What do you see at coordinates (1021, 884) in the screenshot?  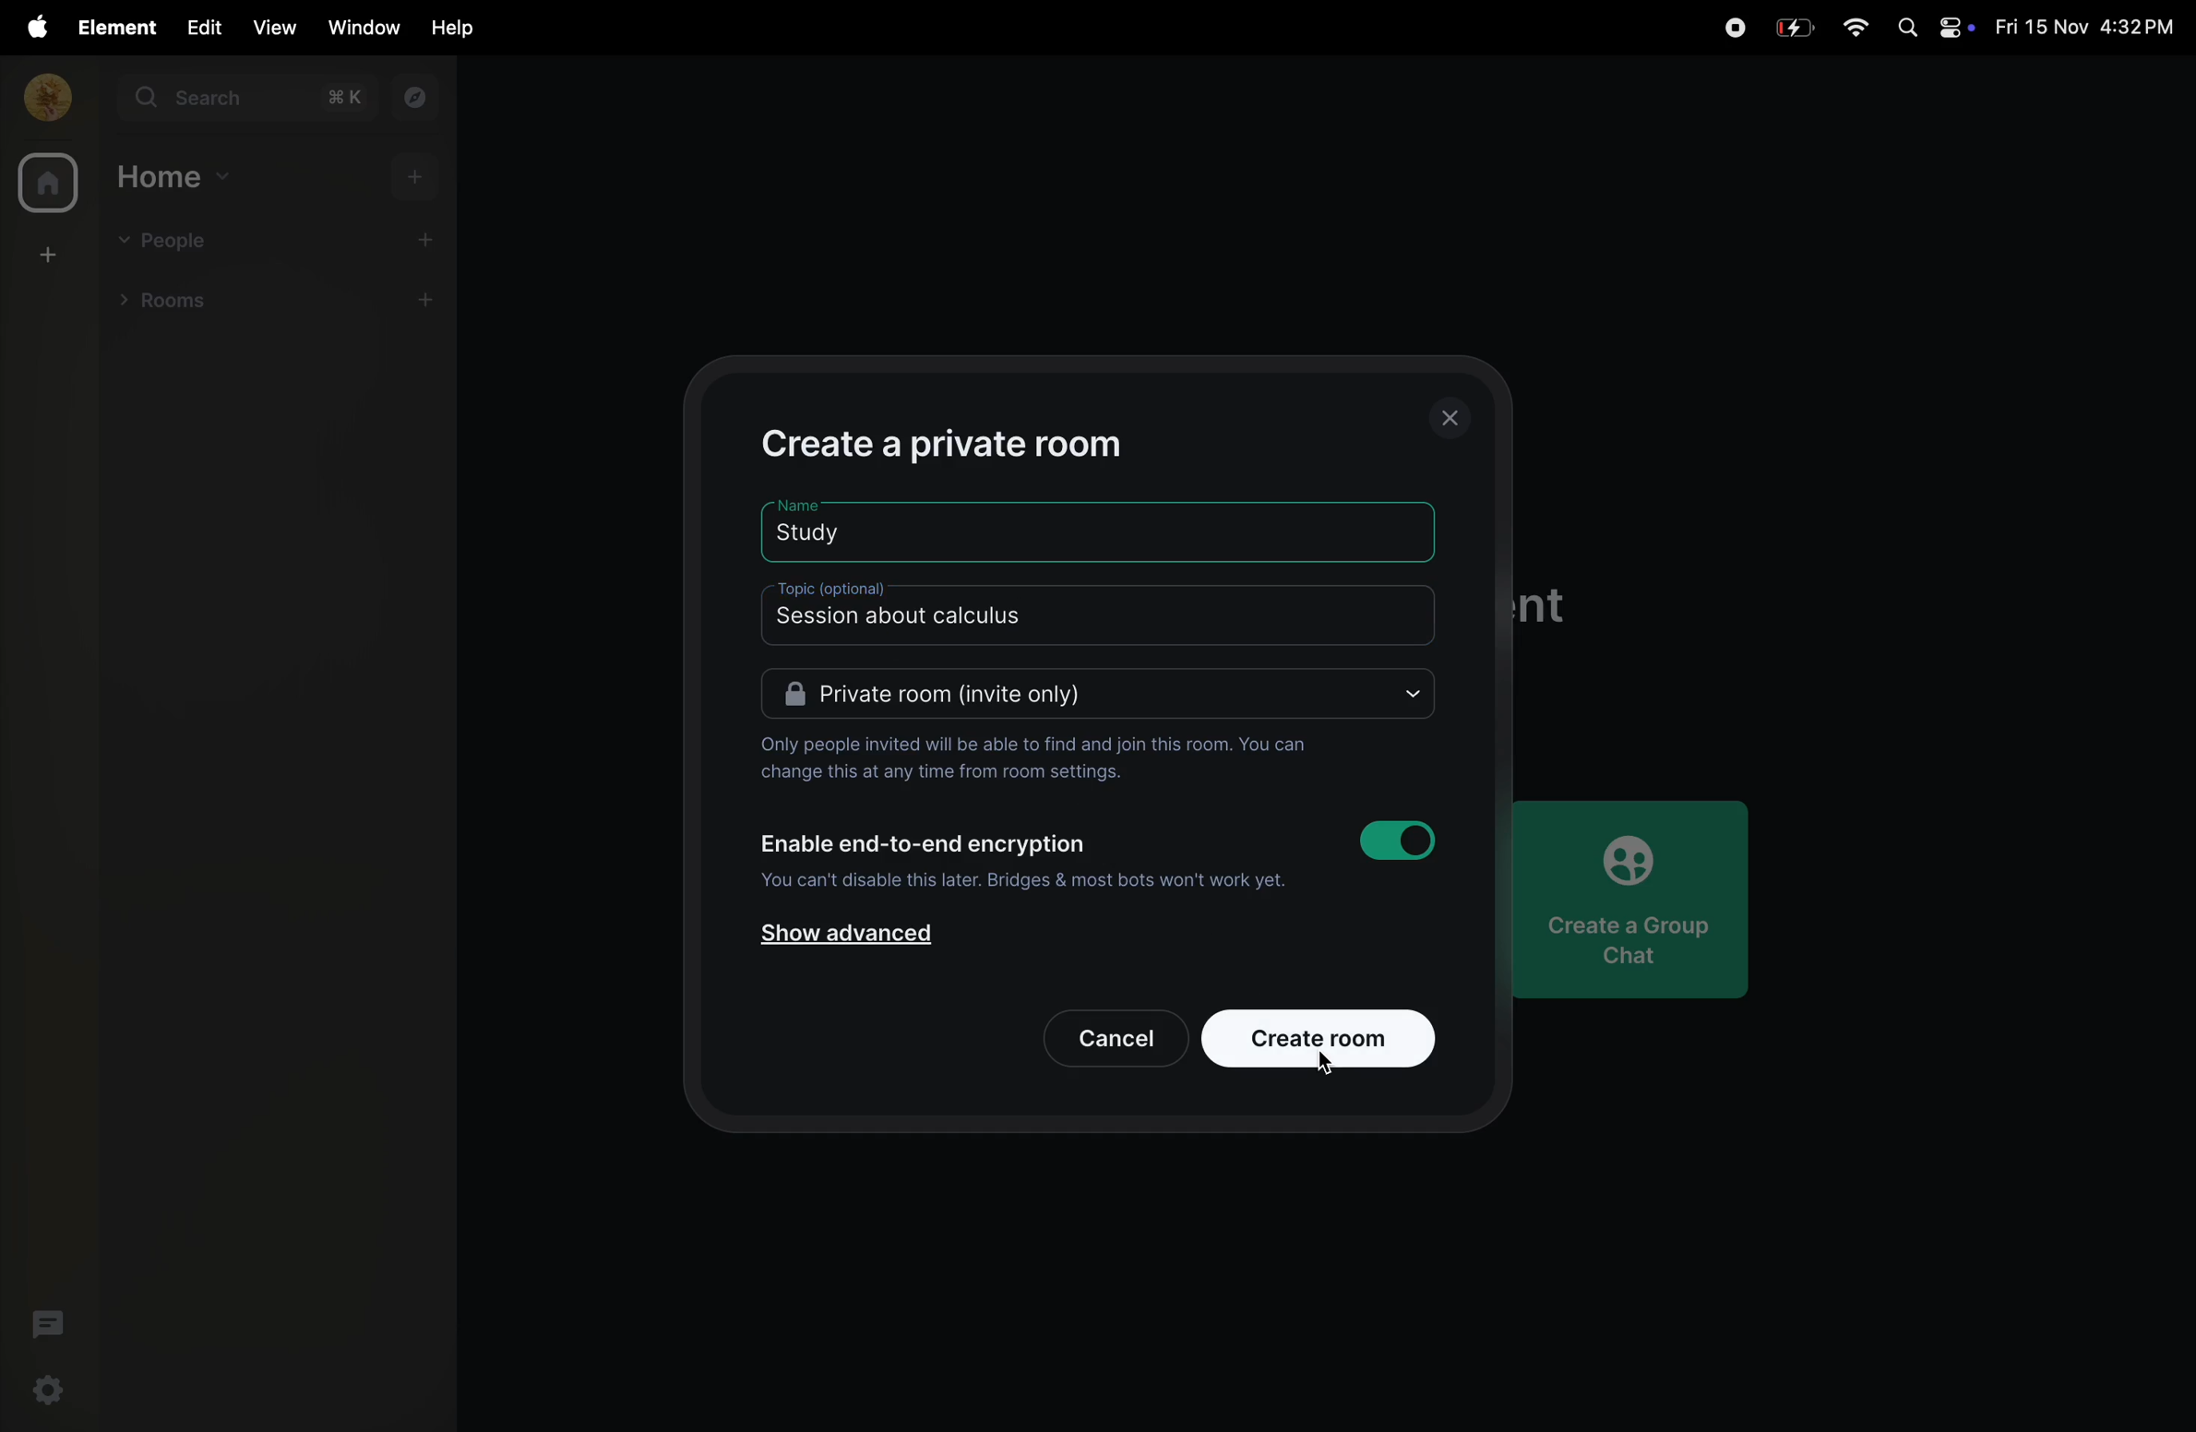 I see `you cannot disabole it later` at bounding box center [1021, 884].